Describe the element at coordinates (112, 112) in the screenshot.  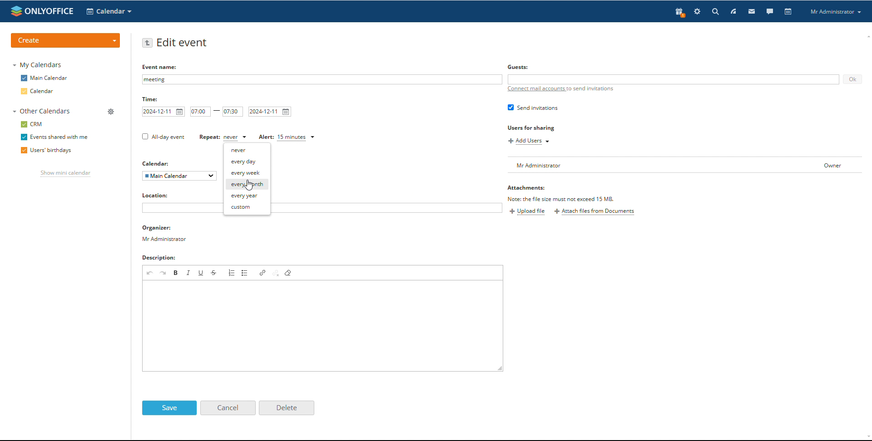
I see `manage` at that location.